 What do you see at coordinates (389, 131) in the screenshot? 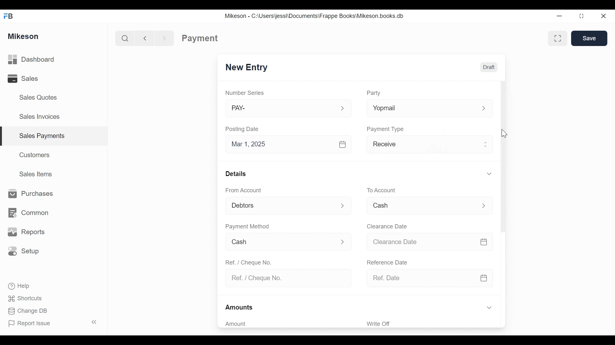
I see `Payment Type` at bounding box center [389, 131].